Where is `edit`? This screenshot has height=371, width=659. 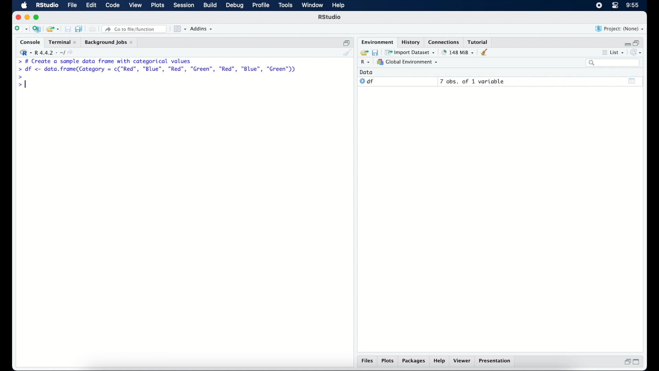
edit is located at coordinates (91, 5).